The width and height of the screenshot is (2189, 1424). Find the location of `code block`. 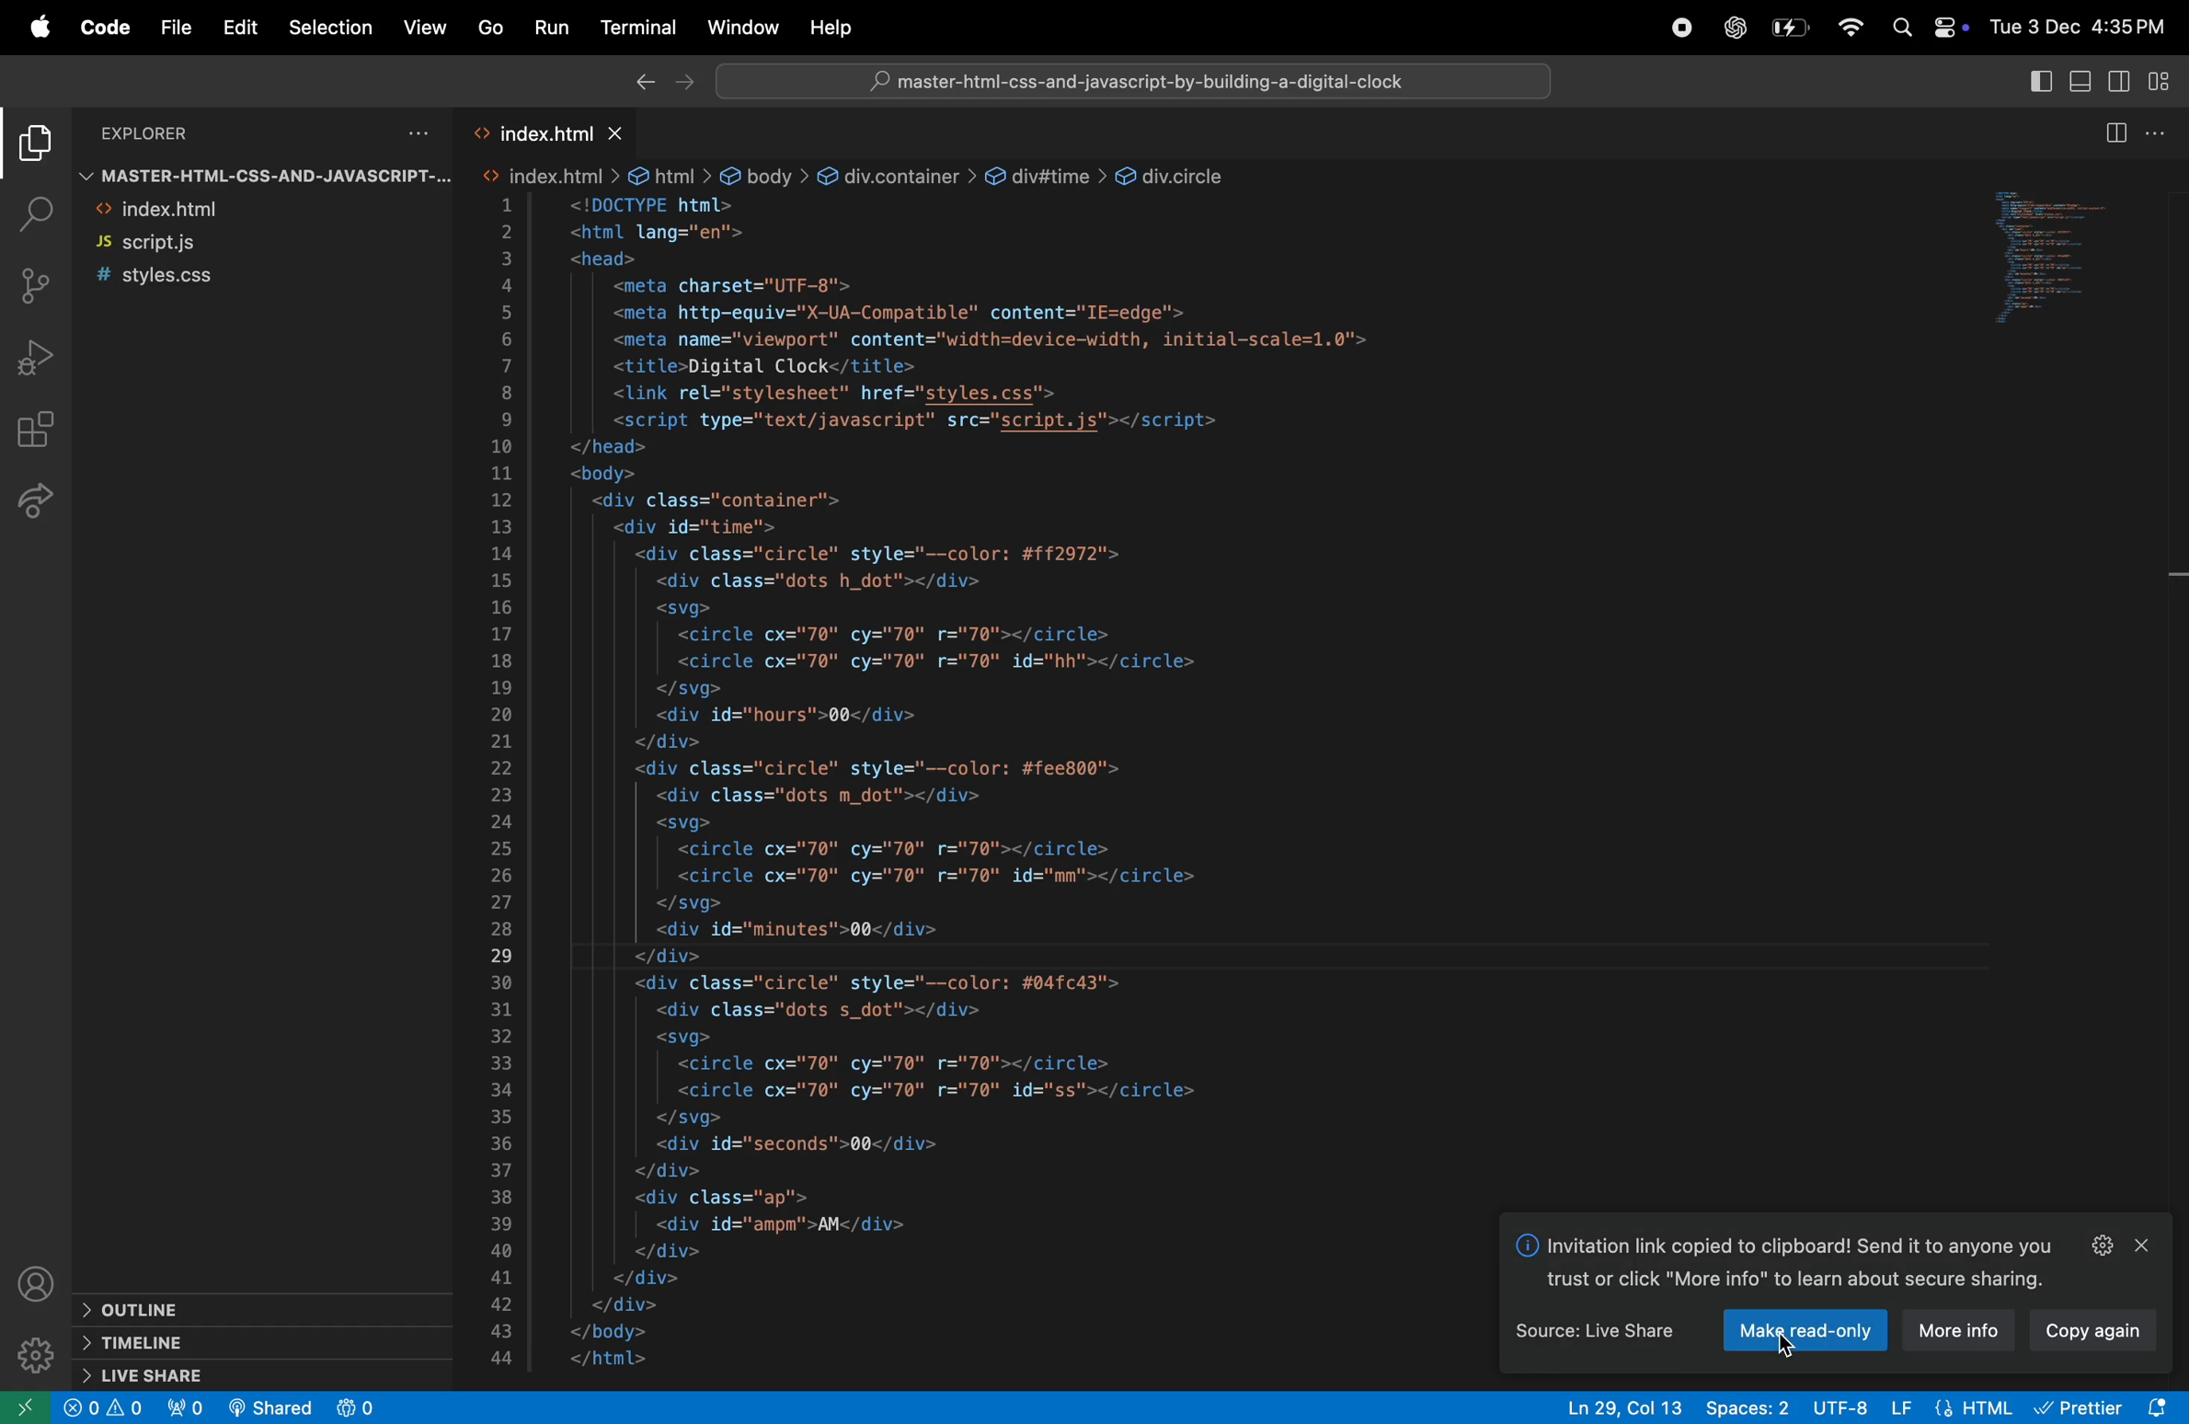

code block is located at coordinates (968, 766).